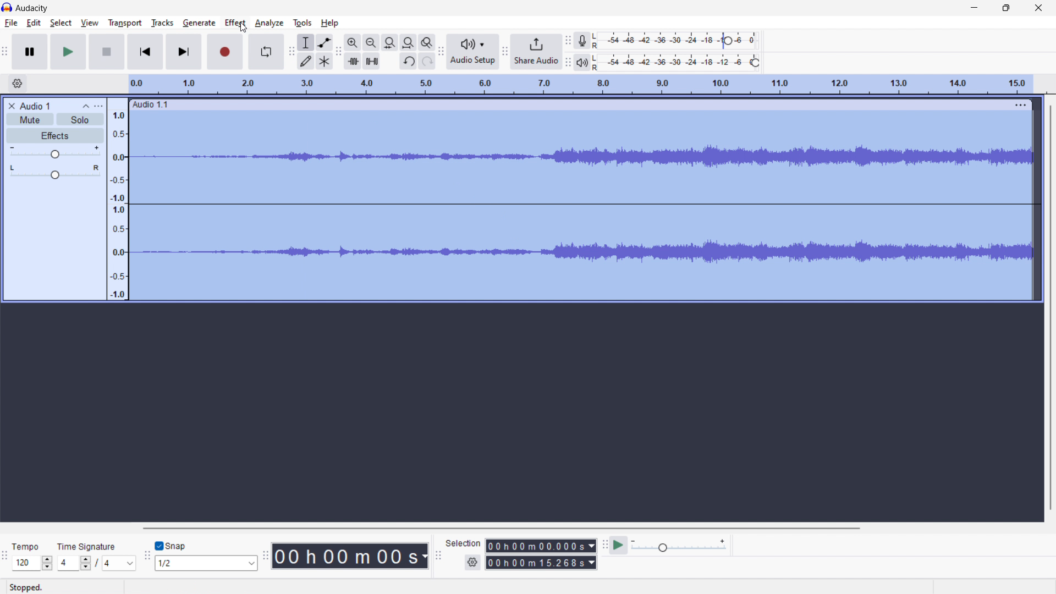  Describe the element at coordinates (679, 62) in the screenshot. I see `playback meter` at that location.